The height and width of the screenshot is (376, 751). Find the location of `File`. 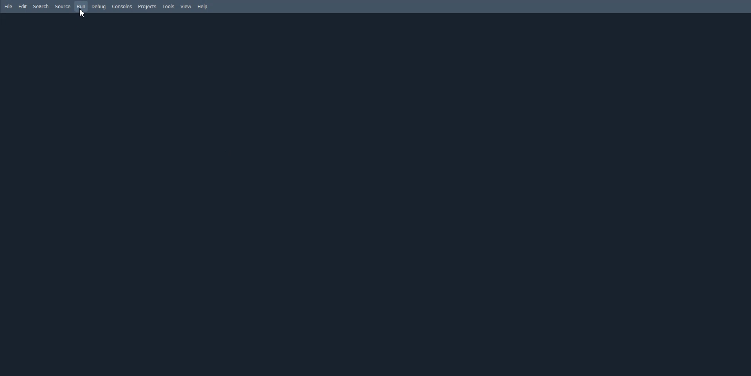

File is located at coordinates (9, 7).